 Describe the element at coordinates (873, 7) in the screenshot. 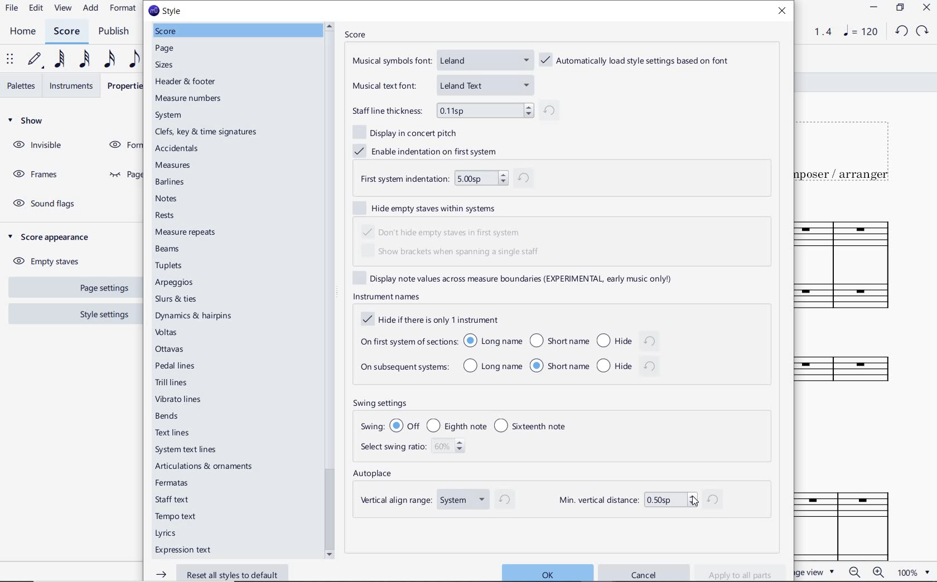

I see `MINIMIZE` at that location.